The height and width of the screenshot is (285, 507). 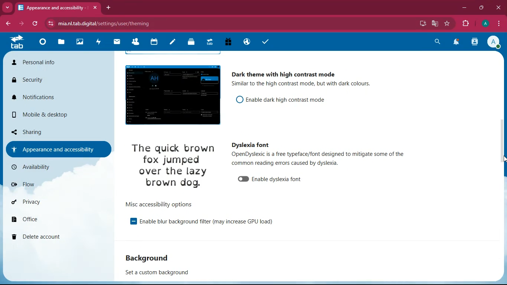 What do you see at coordinates (463, 7) in the screenshot?
I see `minimize` at bounding box center [463, 7].